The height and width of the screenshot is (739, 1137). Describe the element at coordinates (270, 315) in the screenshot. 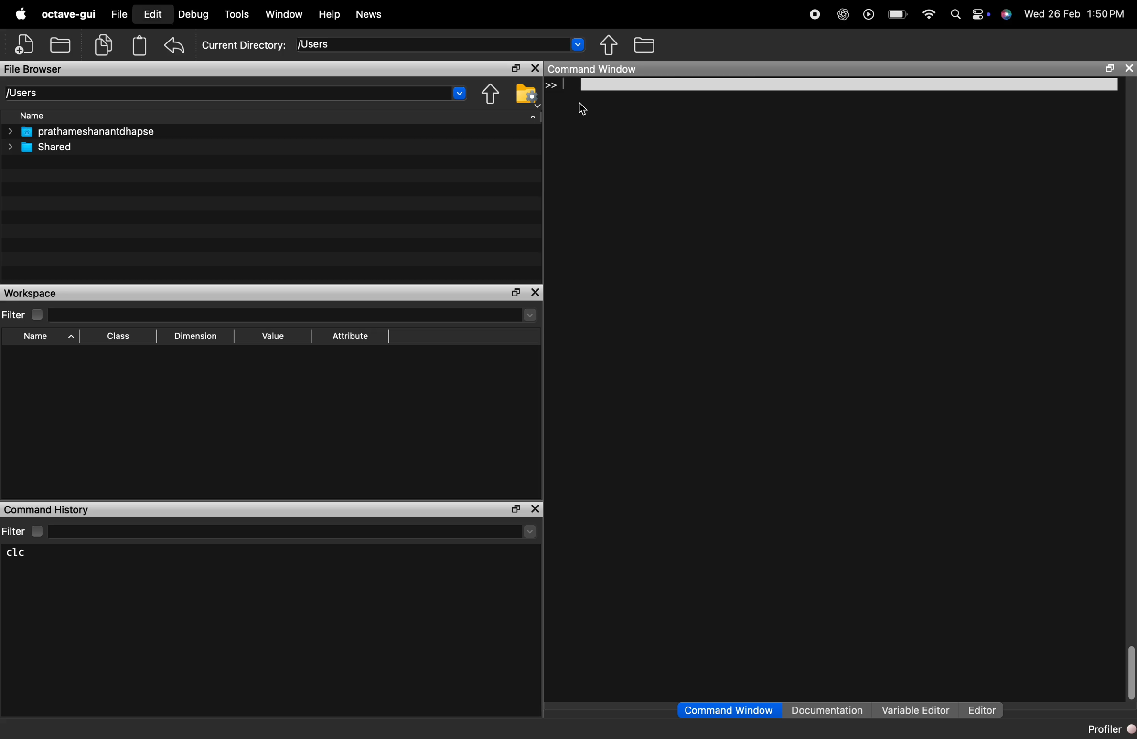

I see `filter` at that location.